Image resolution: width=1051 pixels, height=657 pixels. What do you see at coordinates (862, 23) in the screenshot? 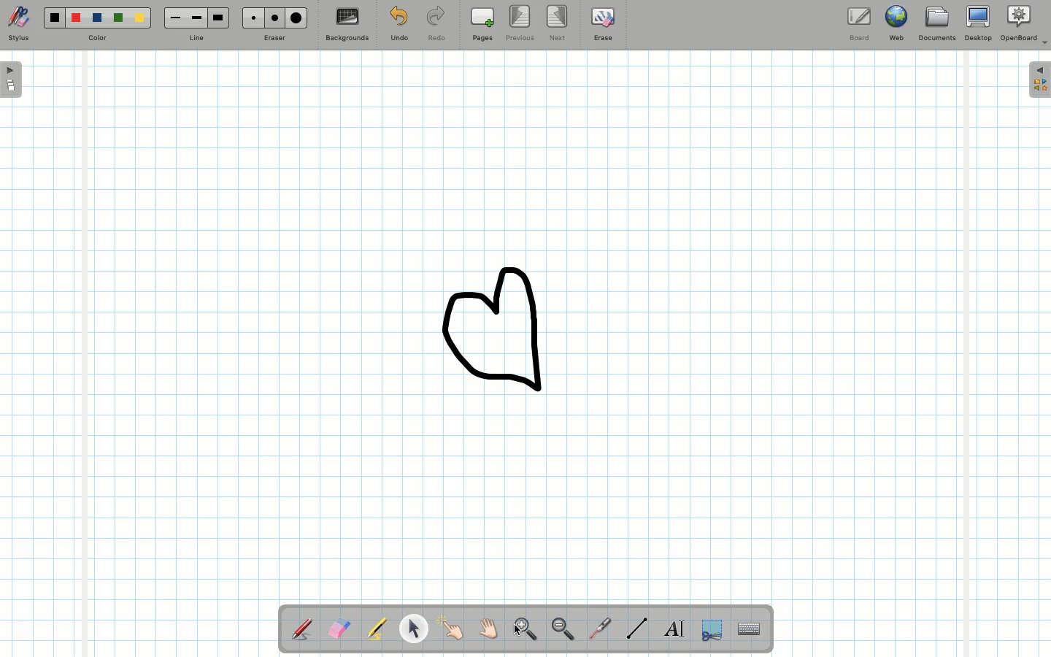
I see `Board` at bounding box center [862, 23].